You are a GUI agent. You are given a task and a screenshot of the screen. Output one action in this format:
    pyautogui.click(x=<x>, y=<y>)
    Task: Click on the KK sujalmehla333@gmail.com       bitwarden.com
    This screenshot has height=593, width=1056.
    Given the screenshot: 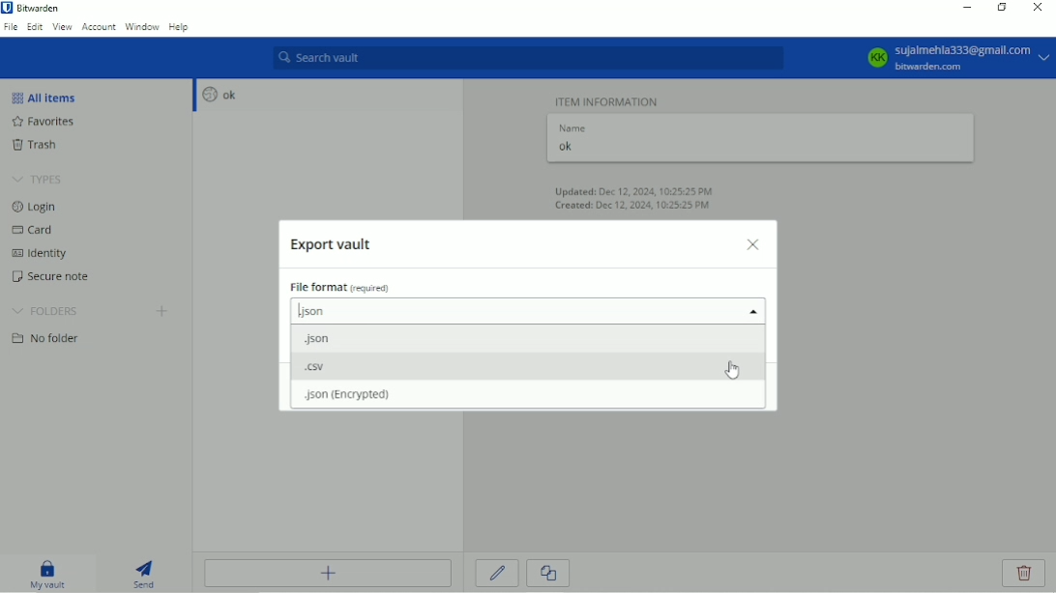 What is the action you would take?
    pyautogui.click(x=955, y=58)
    